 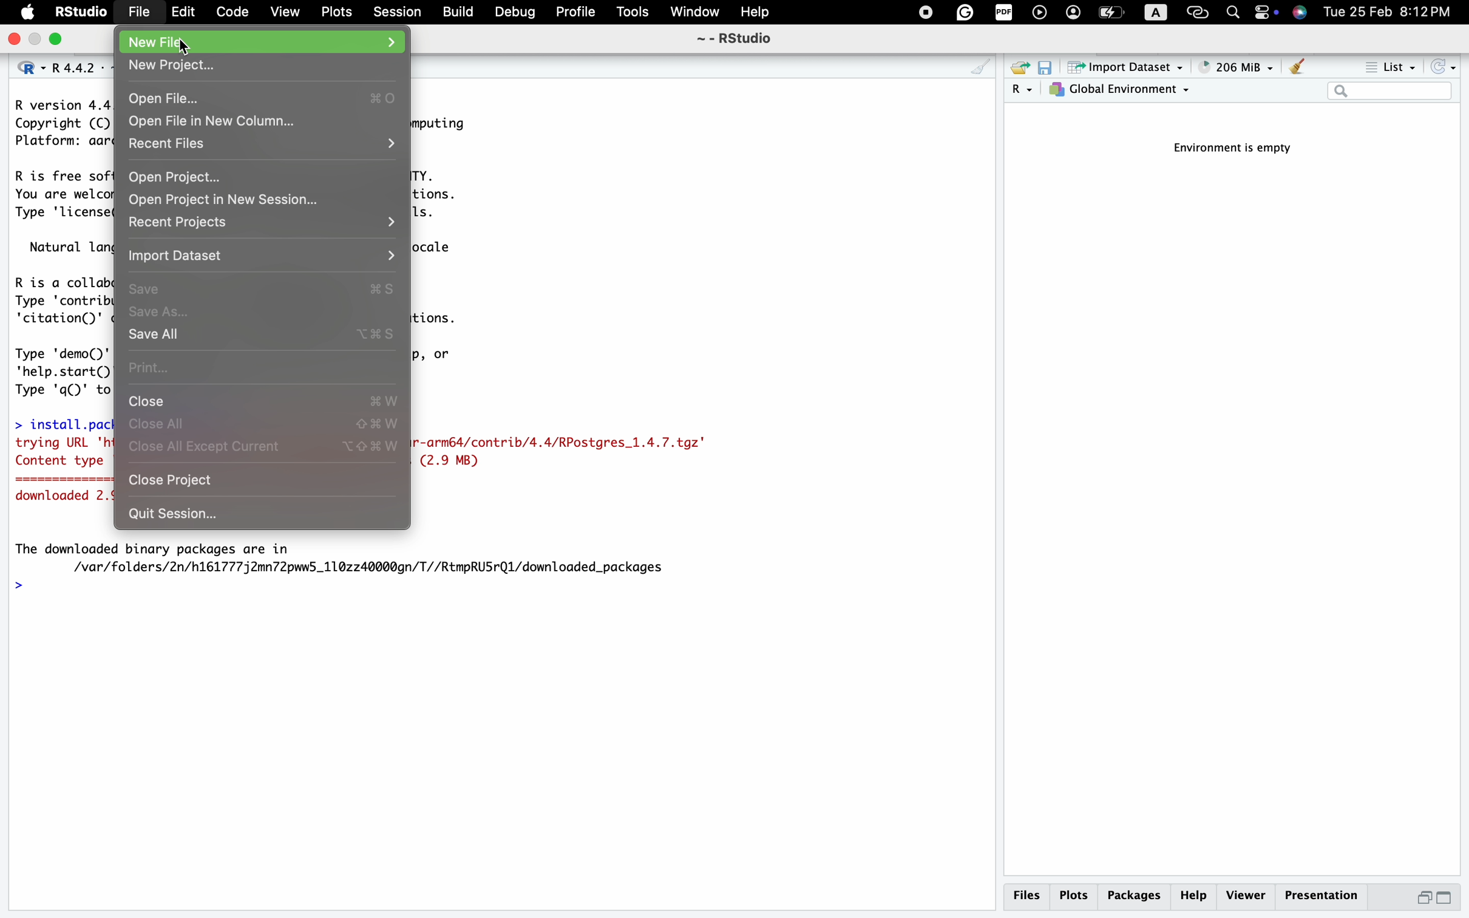 What do you see at coordinates (264, 285) in the screenshot?
I see `save` at bounding box center [264, 285].